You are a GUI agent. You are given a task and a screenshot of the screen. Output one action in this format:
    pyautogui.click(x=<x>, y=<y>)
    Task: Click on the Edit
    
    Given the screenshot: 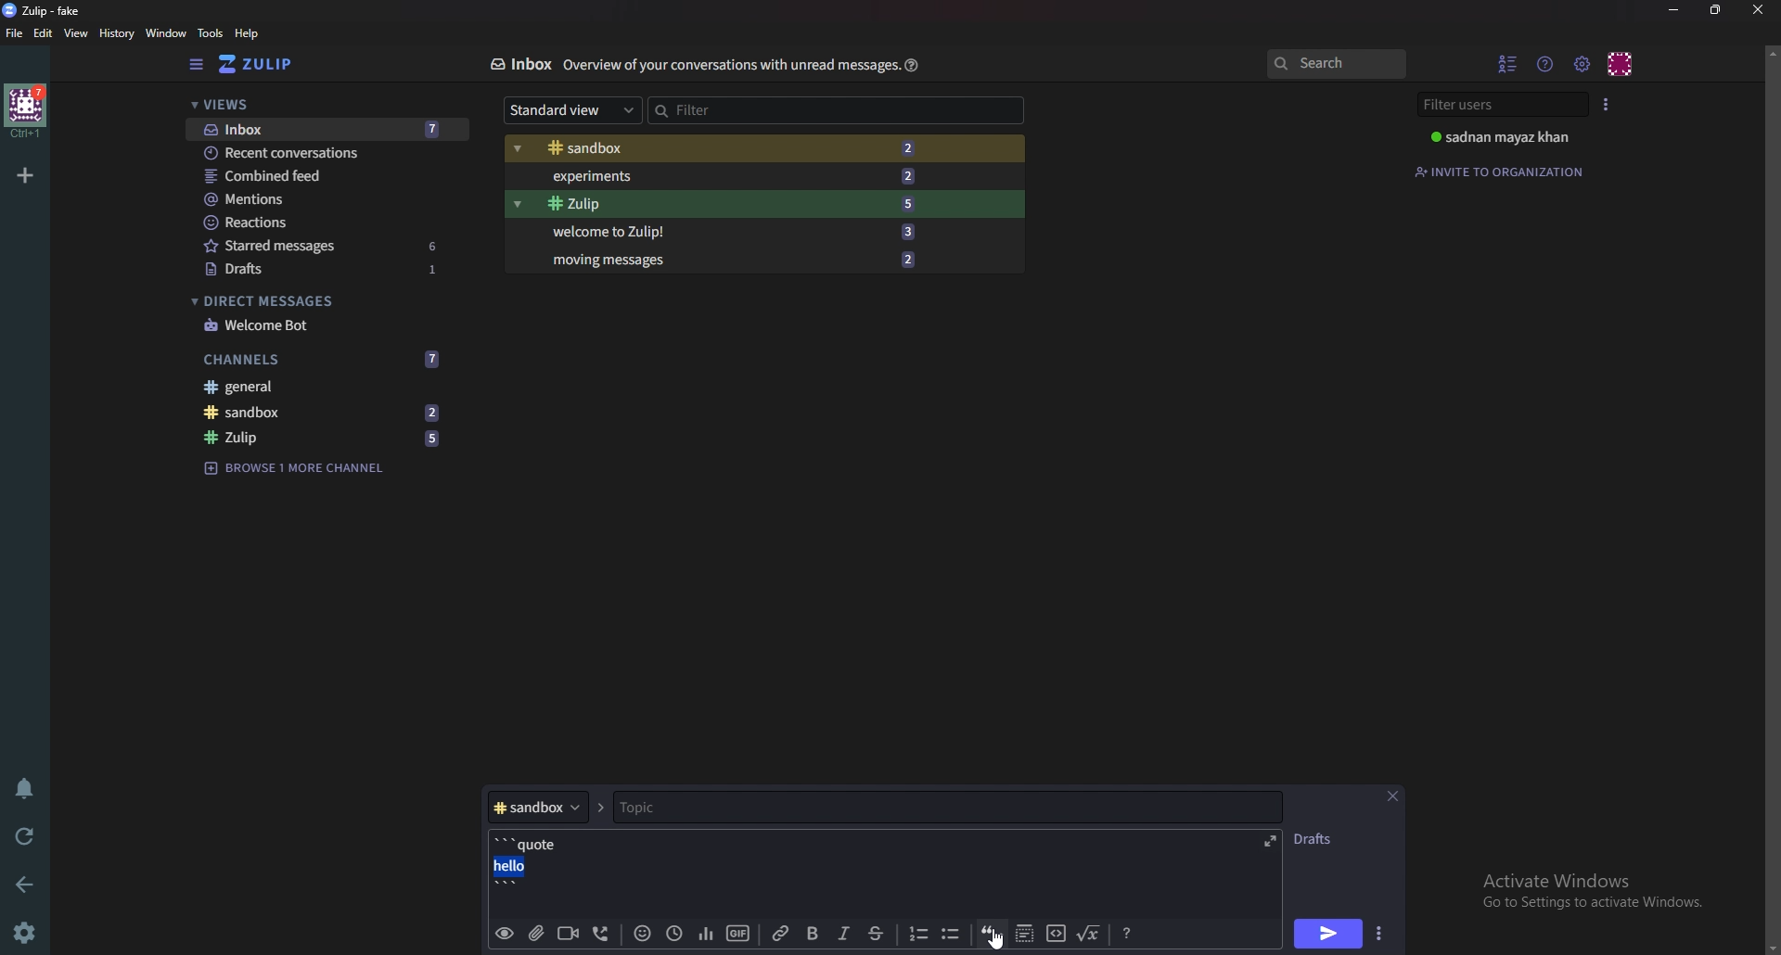 What is the action you would take?
    pyautogui.click(x=44, y=33)
    